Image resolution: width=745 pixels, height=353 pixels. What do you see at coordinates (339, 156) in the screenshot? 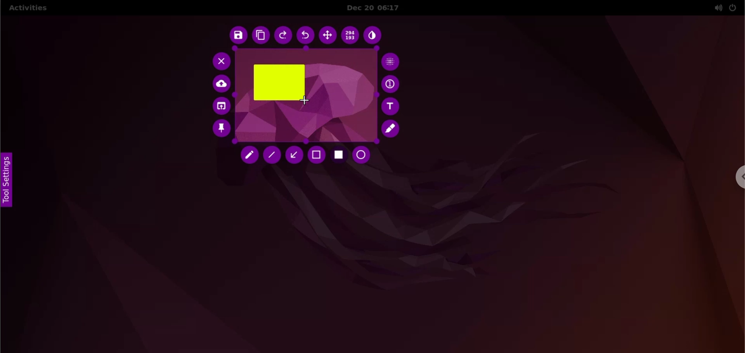
I see `rectangle tool` at bounding box center [339, 156].